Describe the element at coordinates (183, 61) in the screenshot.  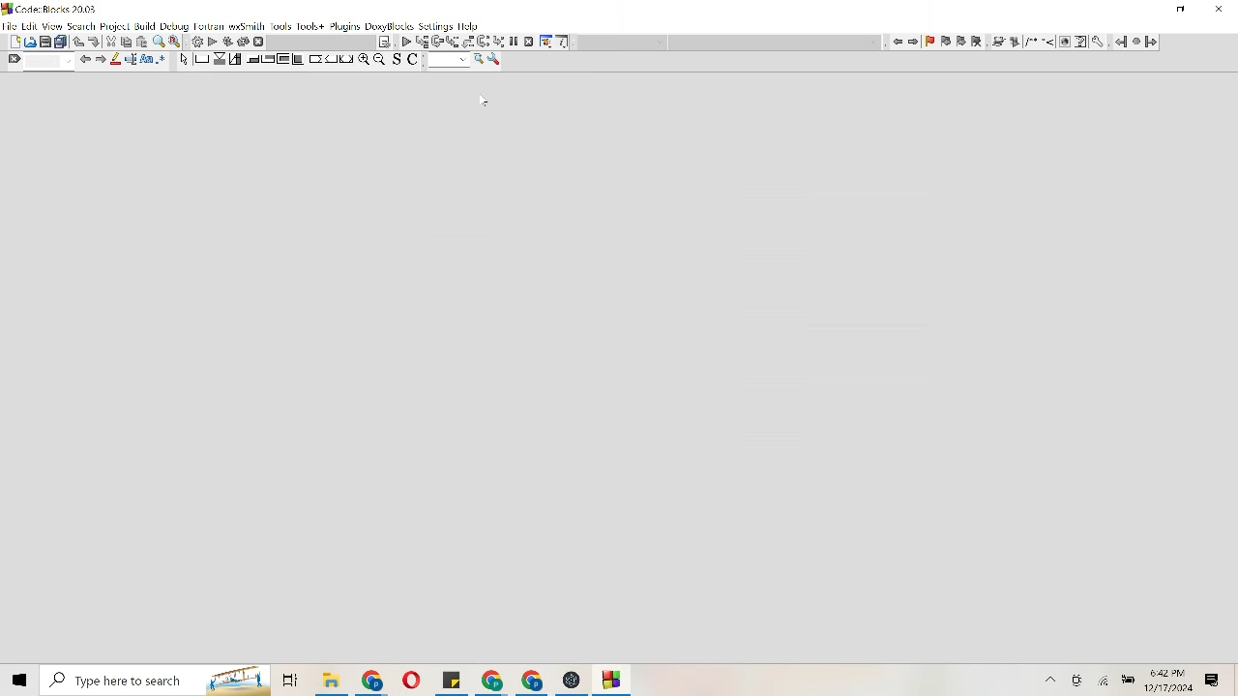
I see `Arrow` at that location.